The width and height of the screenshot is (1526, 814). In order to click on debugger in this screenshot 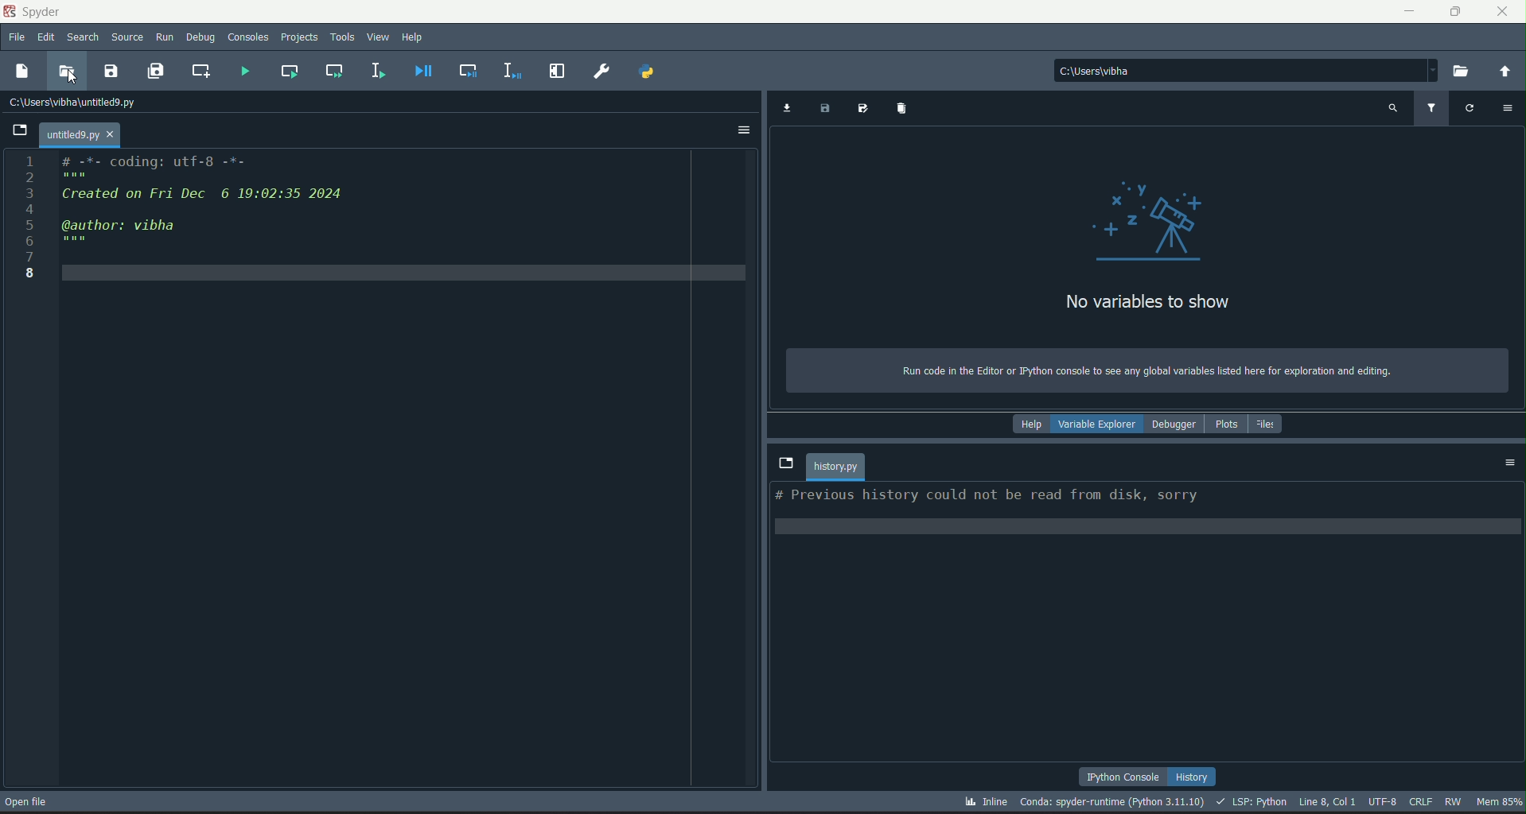, I will do `click(1174, 423)`.